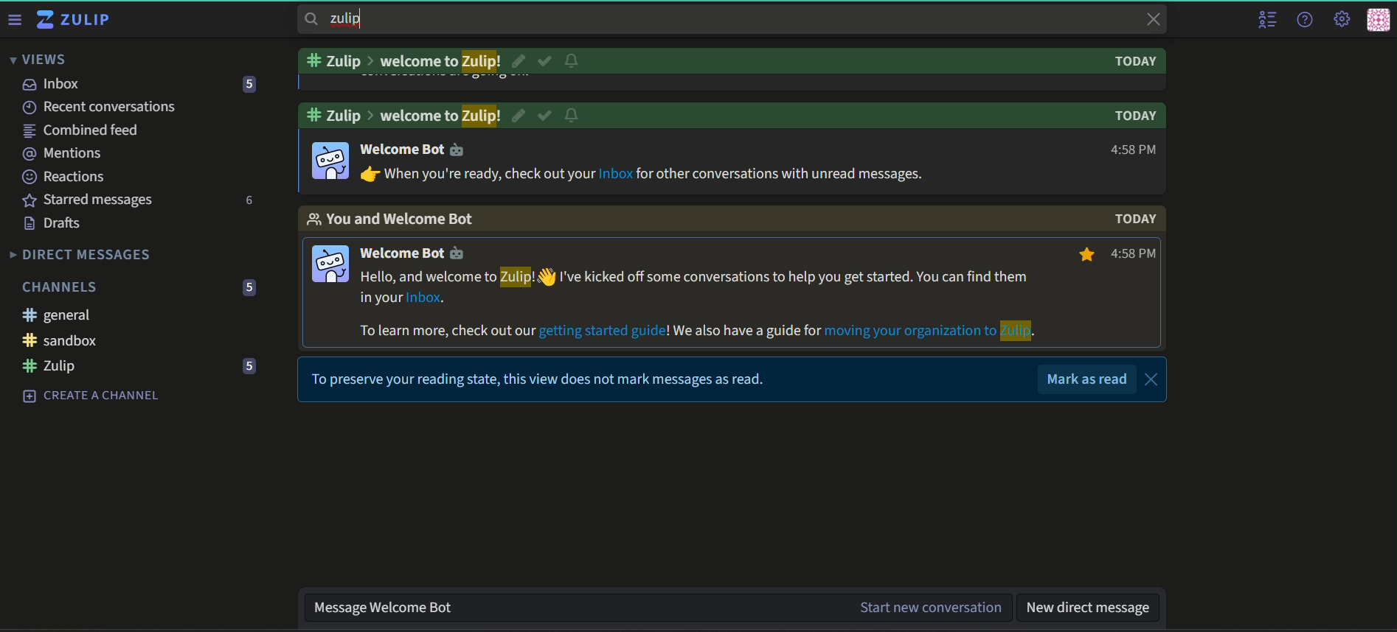 The width and height of the screenshot is (1397, 632). What do you see at coordinates (1109, 256) in the screenshot?
I see `time` at bounding box center [1109, 256].